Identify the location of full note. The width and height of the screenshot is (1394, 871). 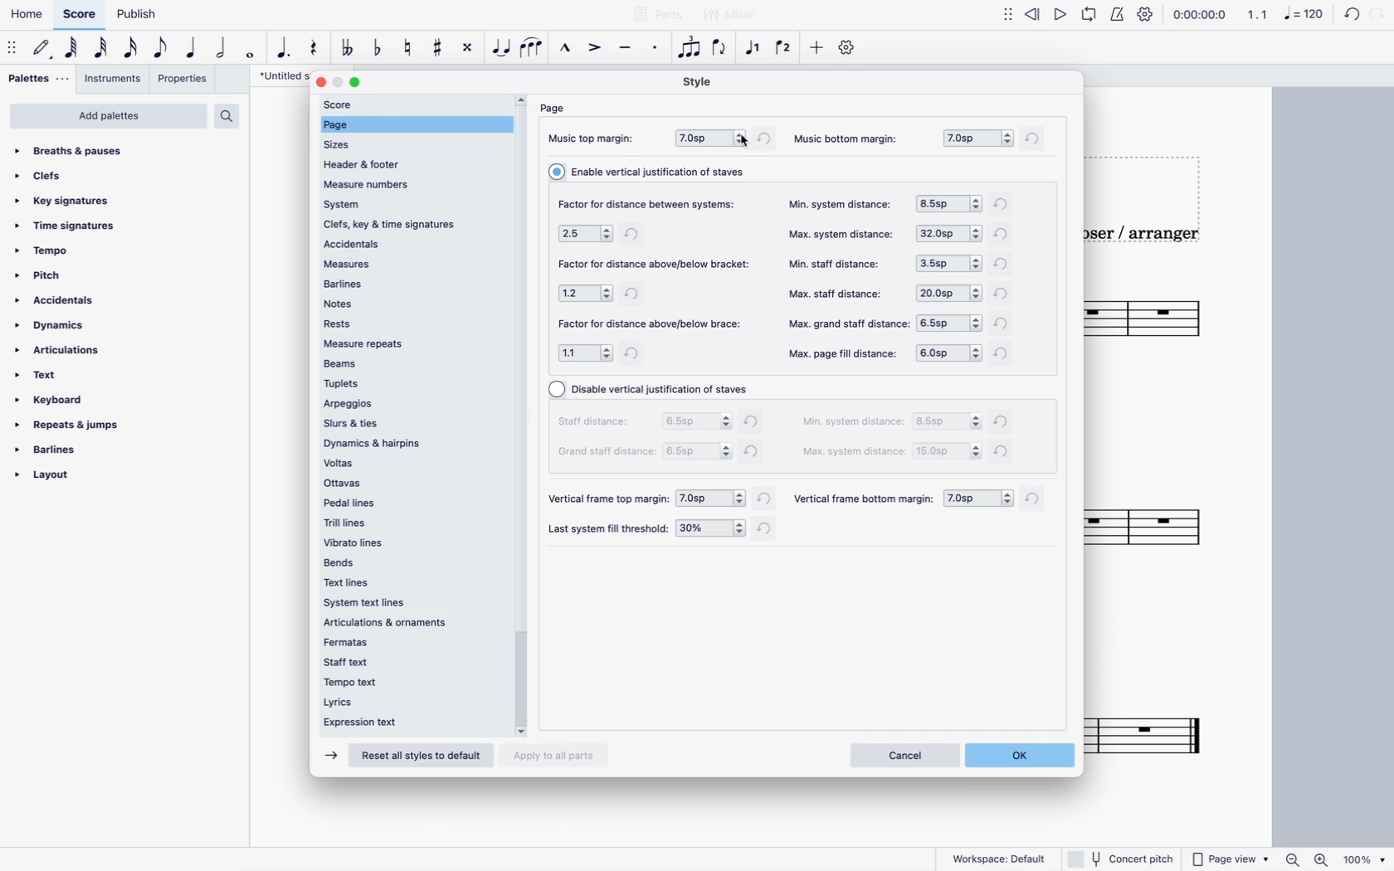
(249, 51).